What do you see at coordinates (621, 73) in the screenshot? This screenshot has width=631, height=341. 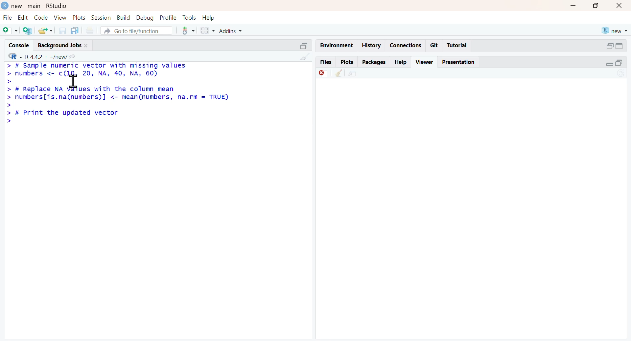 I see `sync` at bounding box center [621, 73].